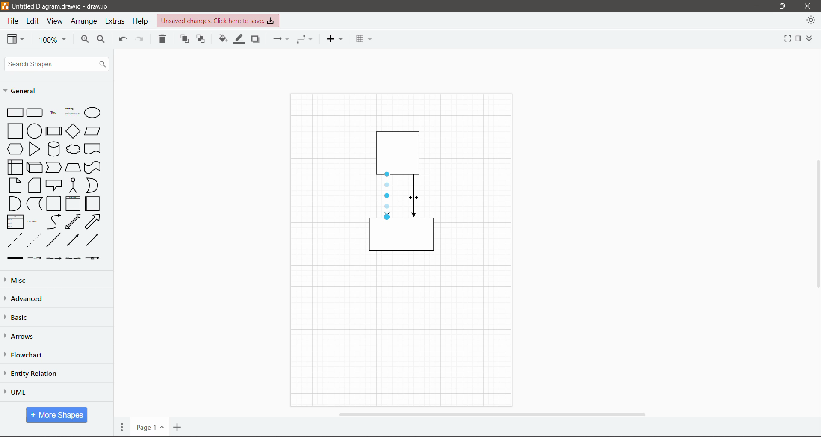 The height and width of the screenshot is (437, 821). What do you see at coordinates (334, 39) in the screenshot?
I see `Insert` at bounding box center [334, 39].